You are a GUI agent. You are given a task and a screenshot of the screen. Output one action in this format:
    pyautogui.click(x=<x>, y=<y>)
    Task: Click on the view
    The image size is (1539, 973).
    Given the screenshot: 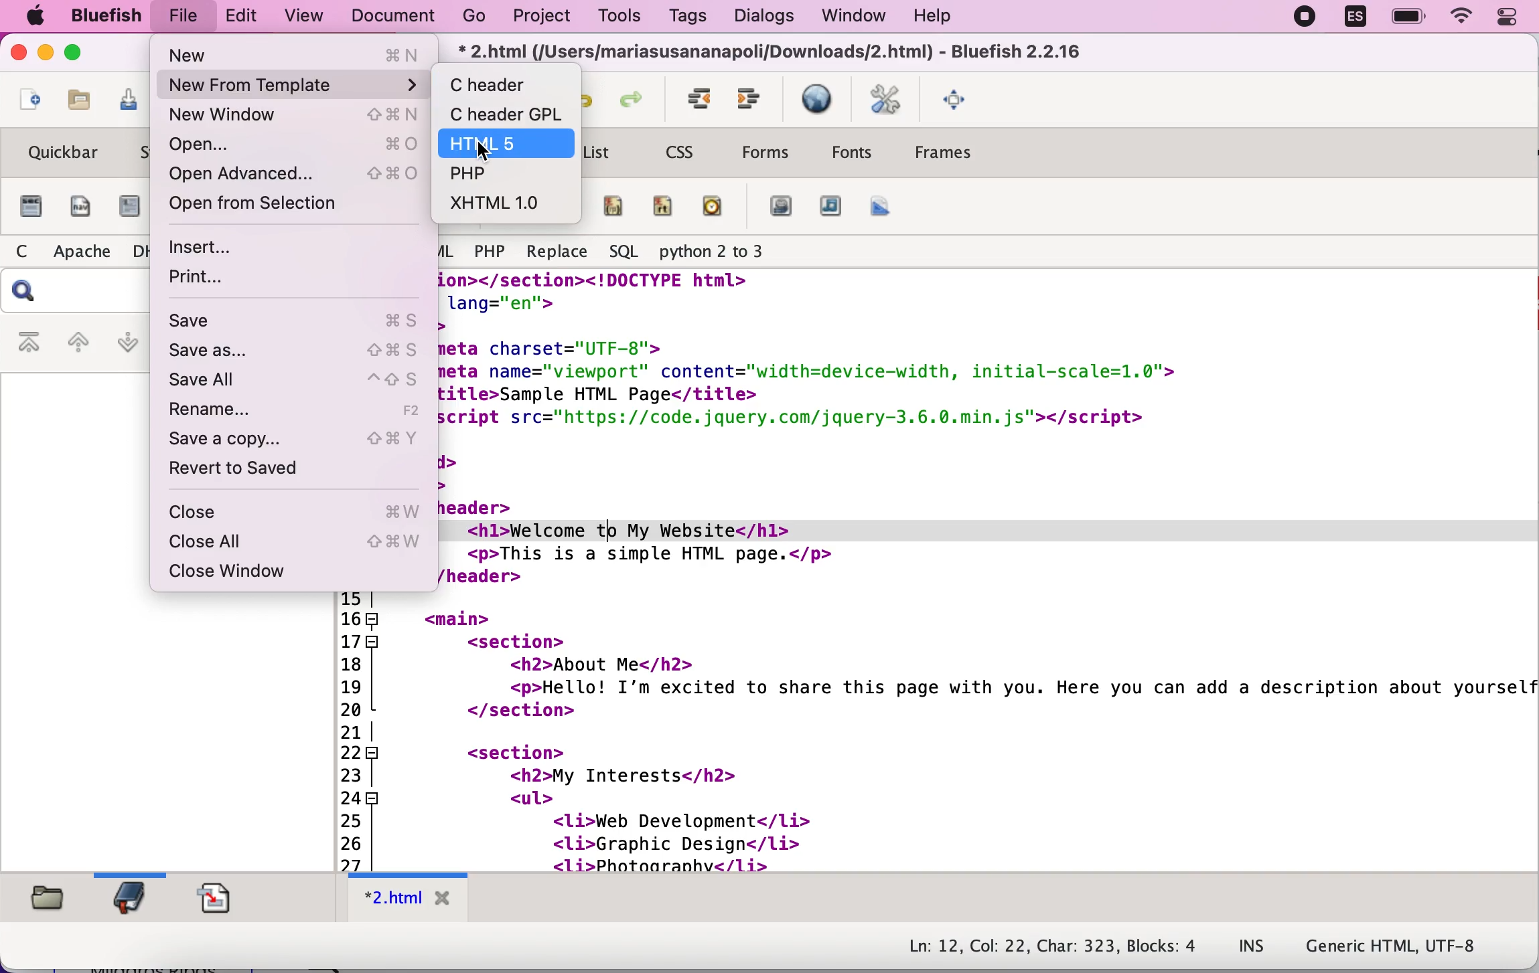 What is the action you would take?
    pyautogui.click(x=303, y=17)
    